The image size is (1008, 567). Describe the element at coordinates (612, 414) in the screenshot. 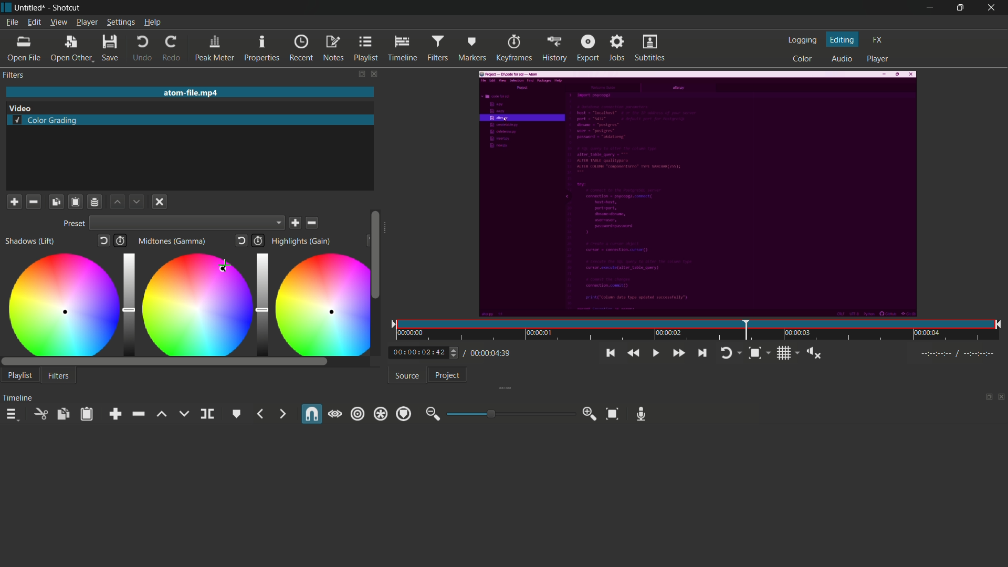

I see `zoom timeline to fit` at that location.